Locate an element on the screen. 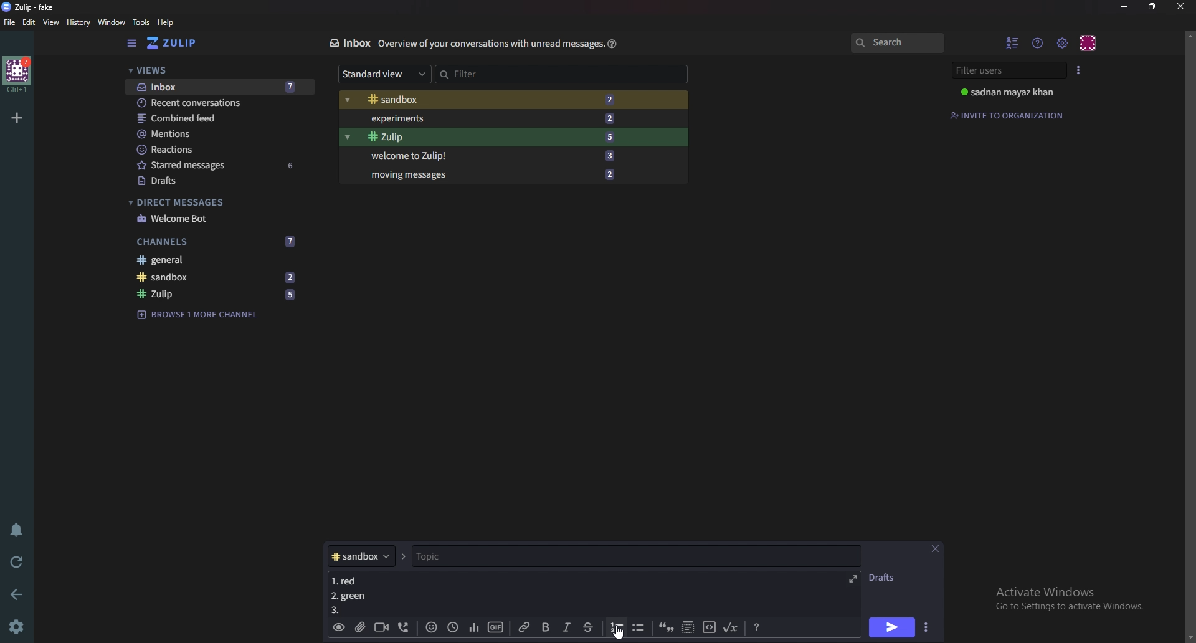 The height and width of the screenshot is (643, 1196). code is located at coordinates (708, 629).